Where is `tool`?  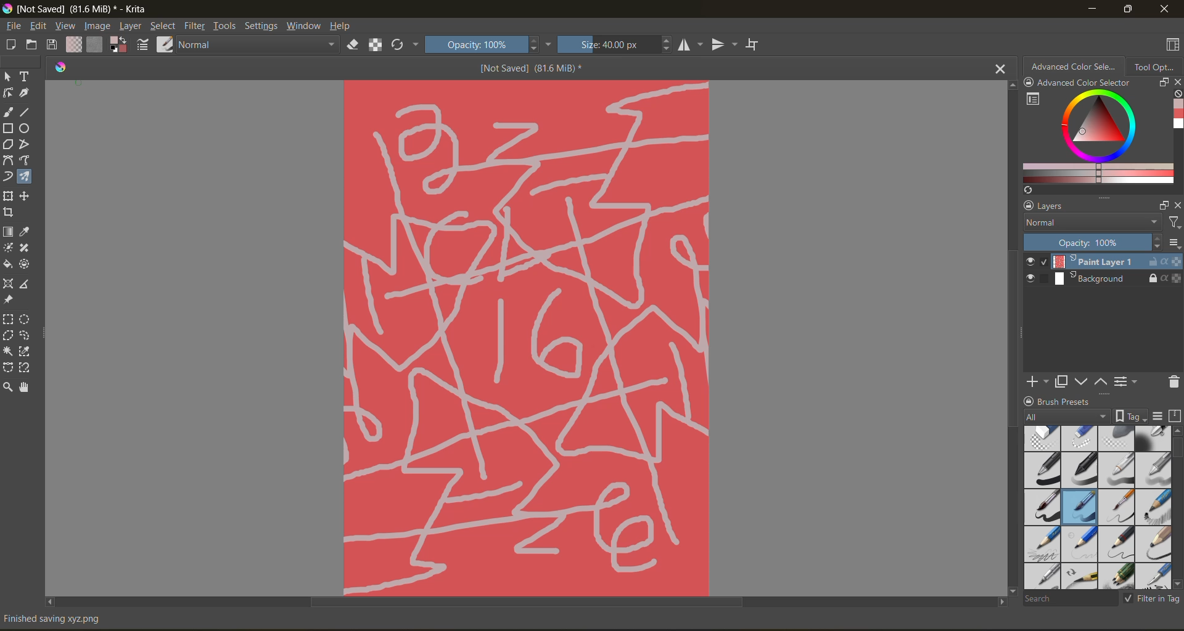
tool is located at coordinates (7, 232).